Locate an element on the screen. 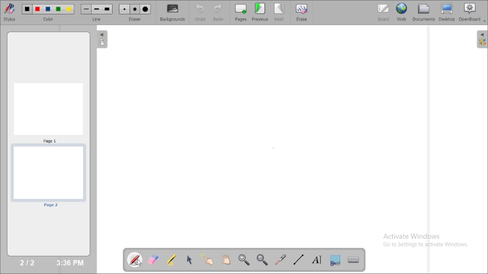  draw lines is located at coordinates (298, 259).